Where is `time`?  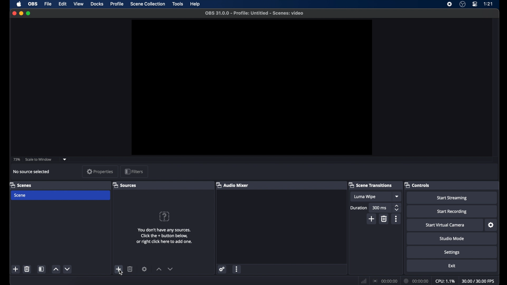
time is located at coordinates (488, 4).